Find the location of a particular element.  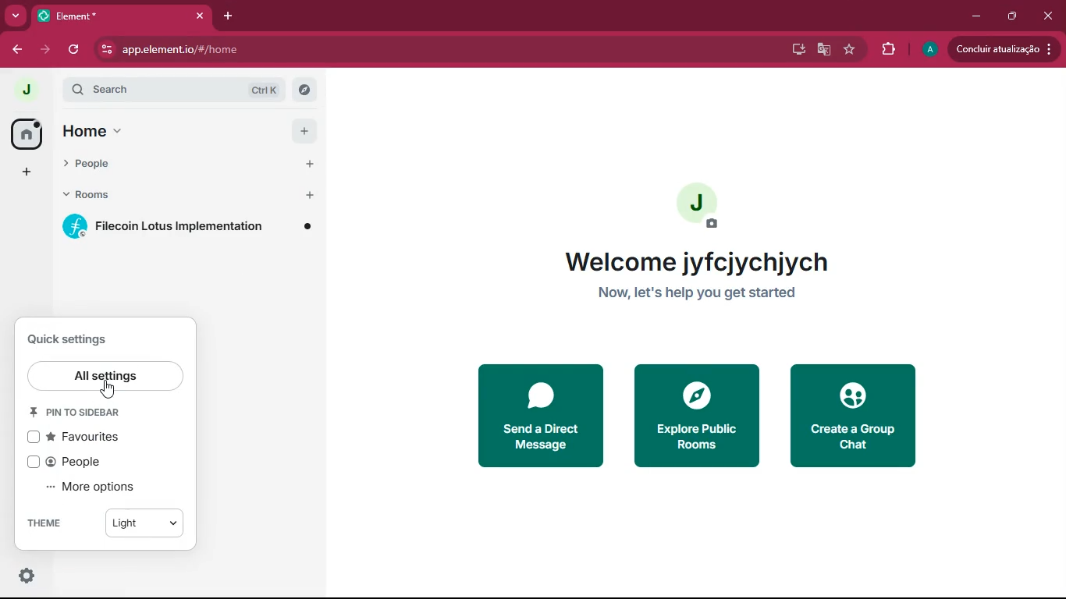

quick settings is located at coordinates (27, 575).